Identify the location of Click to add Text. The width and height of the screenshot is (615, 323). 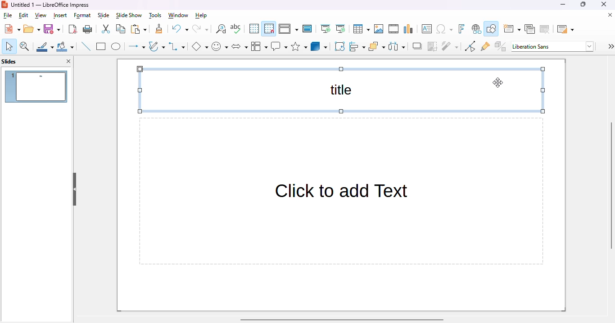
(341, 214).